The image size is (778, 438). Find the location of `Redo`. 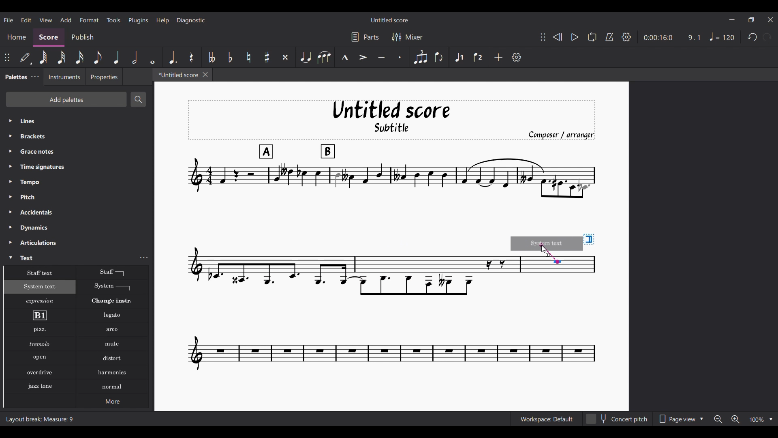

Redo is located at coordinates (767, 37).